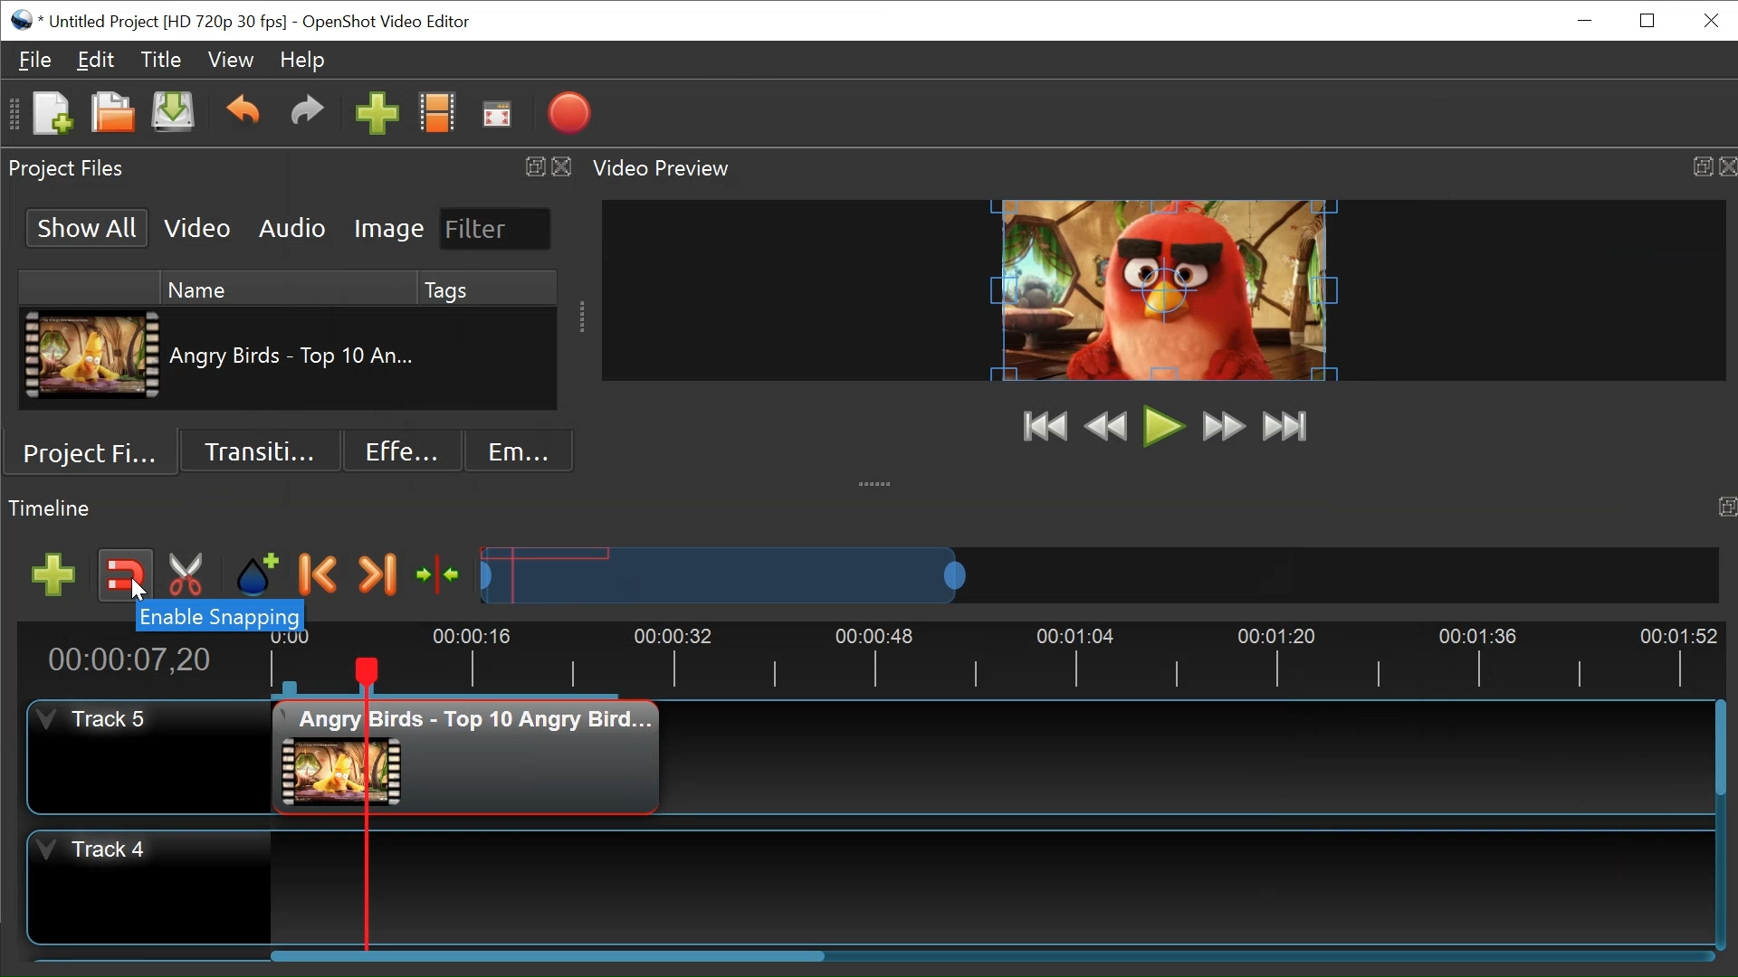  What do you see at coordinates (400, 452) in the screenshot?
I see `Effects` at bounding box center [400, 452].